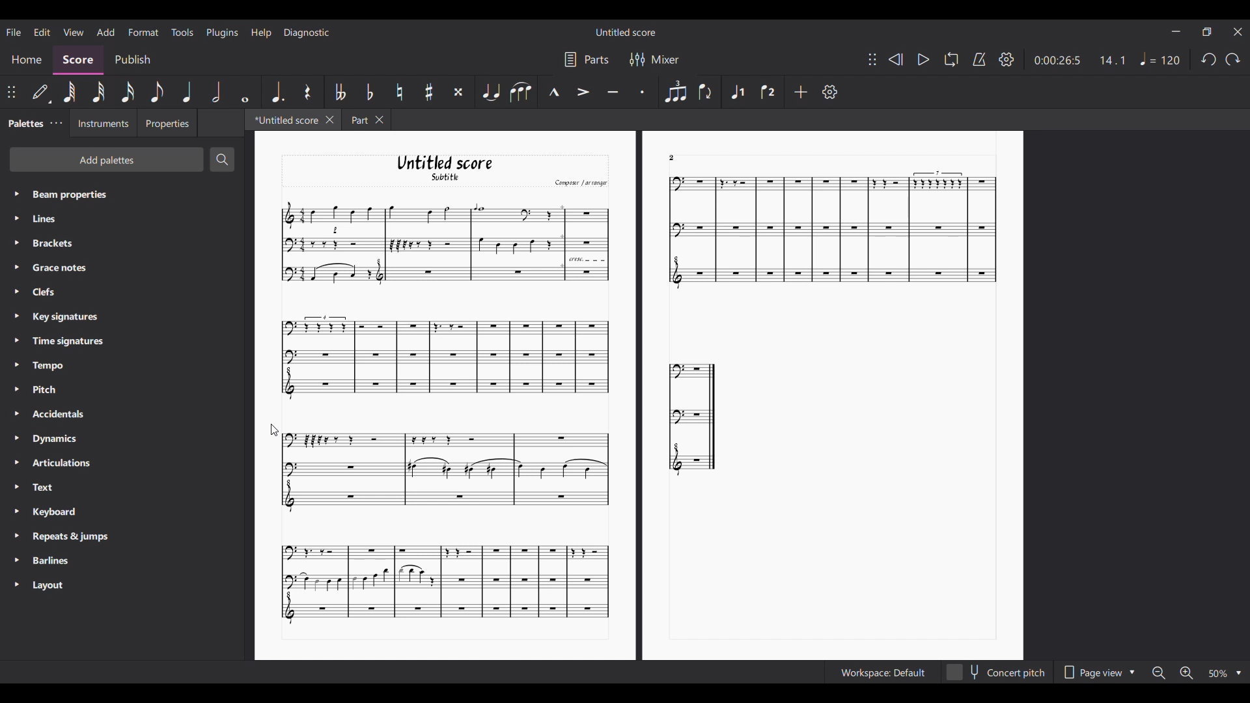  What do you see at coordinates (491, 91) in the screenshot?
I see `Tie` at bounding box center [491, 91].